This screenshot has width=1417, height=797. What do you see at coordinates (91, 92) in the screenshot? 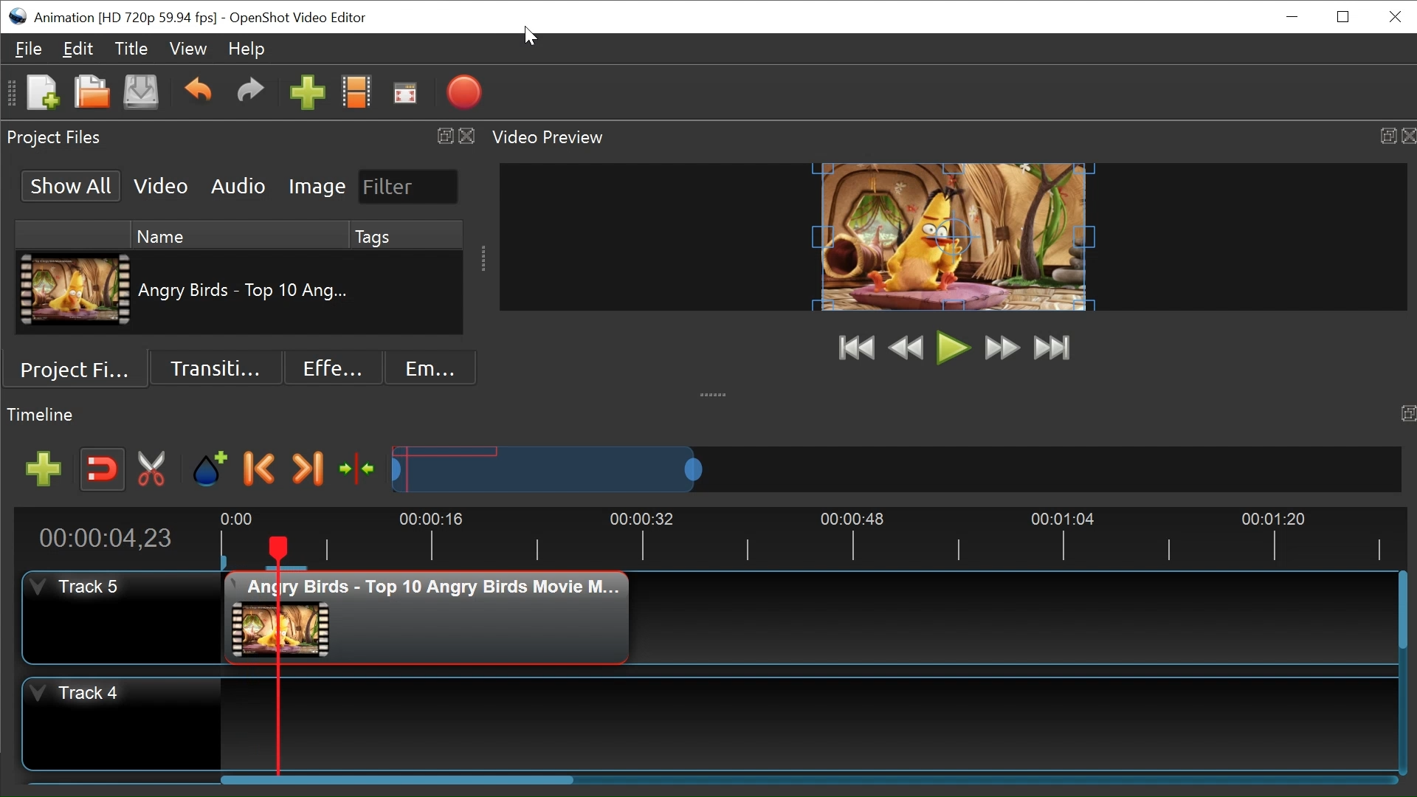
I see `Open Project` at bounding box center [91, 92].